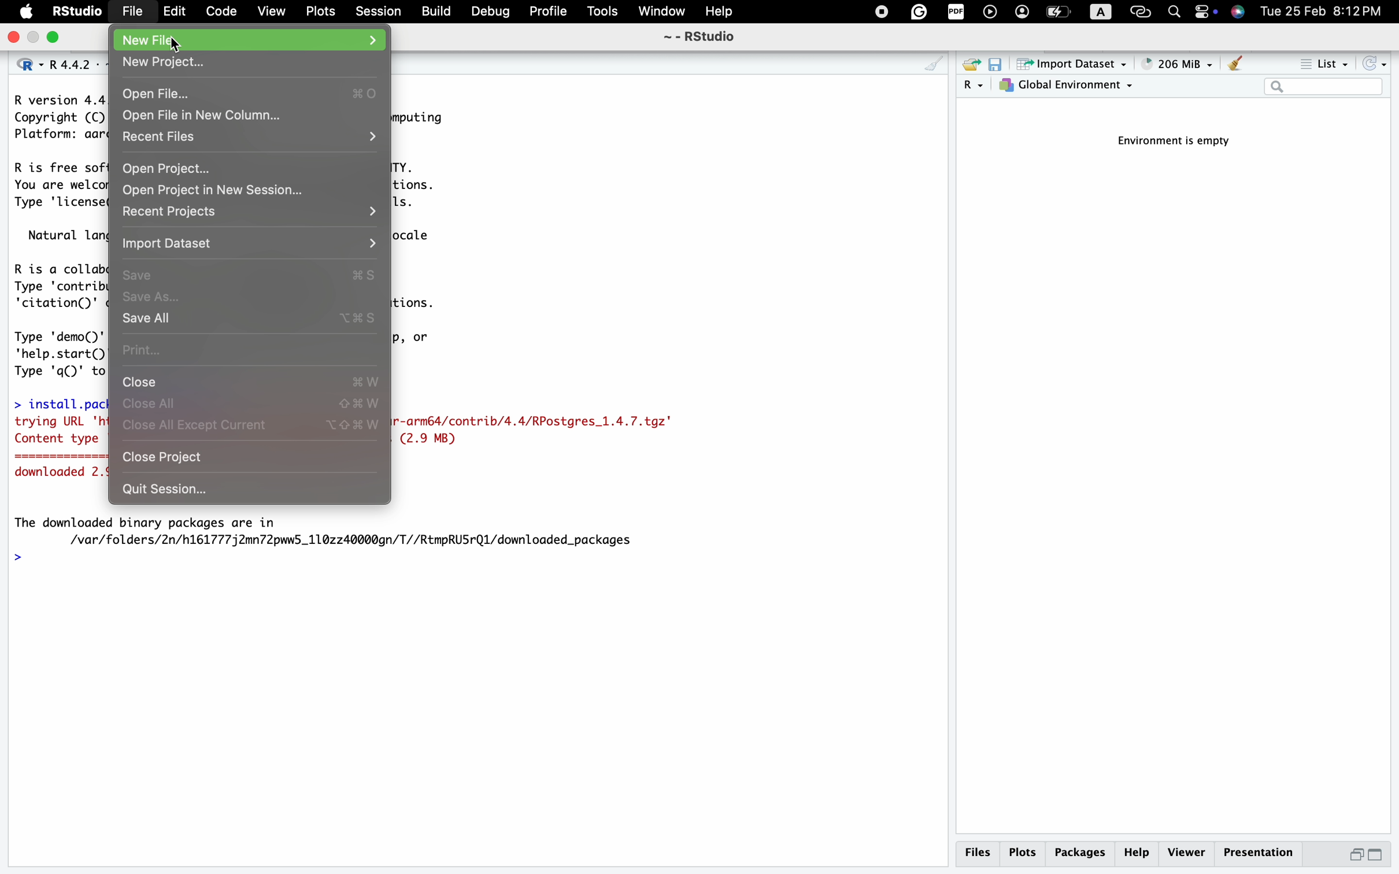 Image resolution: width=1399 pixels, height=874 pixels. I want to click on global environment, so click(1069, 87).